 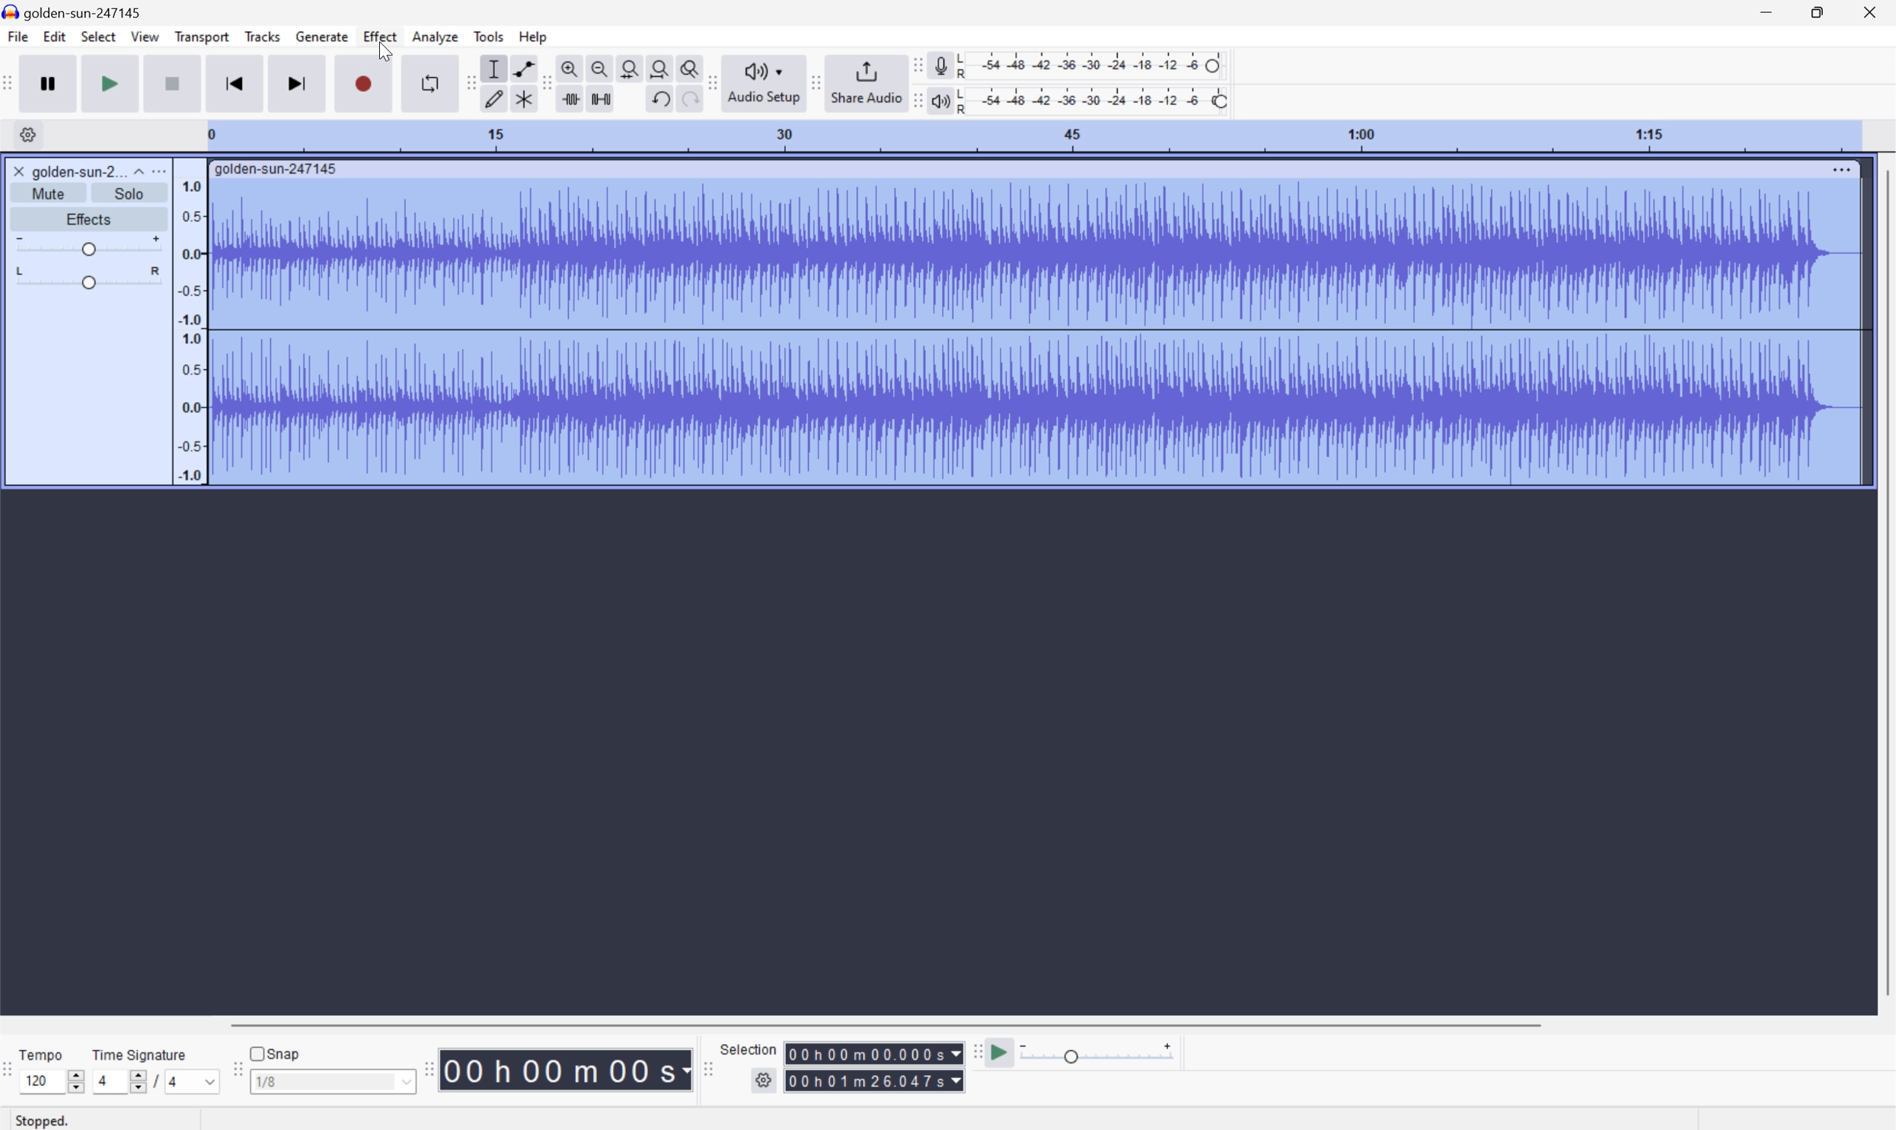 What do you see at coordinates (1093, 65) in the screenshot?
I see `Recording level: 62%` at bounding box center [1093, 65].